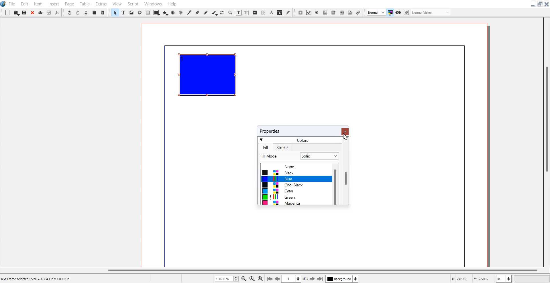 This screenshot has height=283, width=550. What do you see at coordinates (309, 13) in the screenshot?
I see `PDF Check Box` at bounding box center [309, 13].